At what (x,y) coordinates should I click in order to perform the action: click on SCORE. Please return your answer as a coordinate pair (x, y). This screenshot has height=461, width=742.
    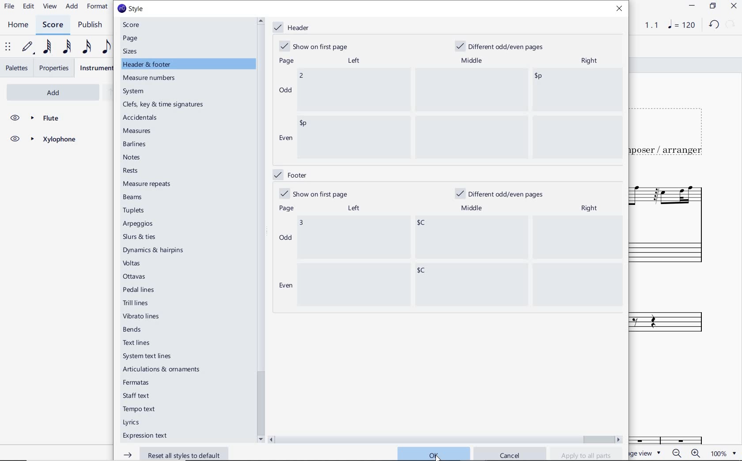
    Looking at the image, I should click on (52, 24).